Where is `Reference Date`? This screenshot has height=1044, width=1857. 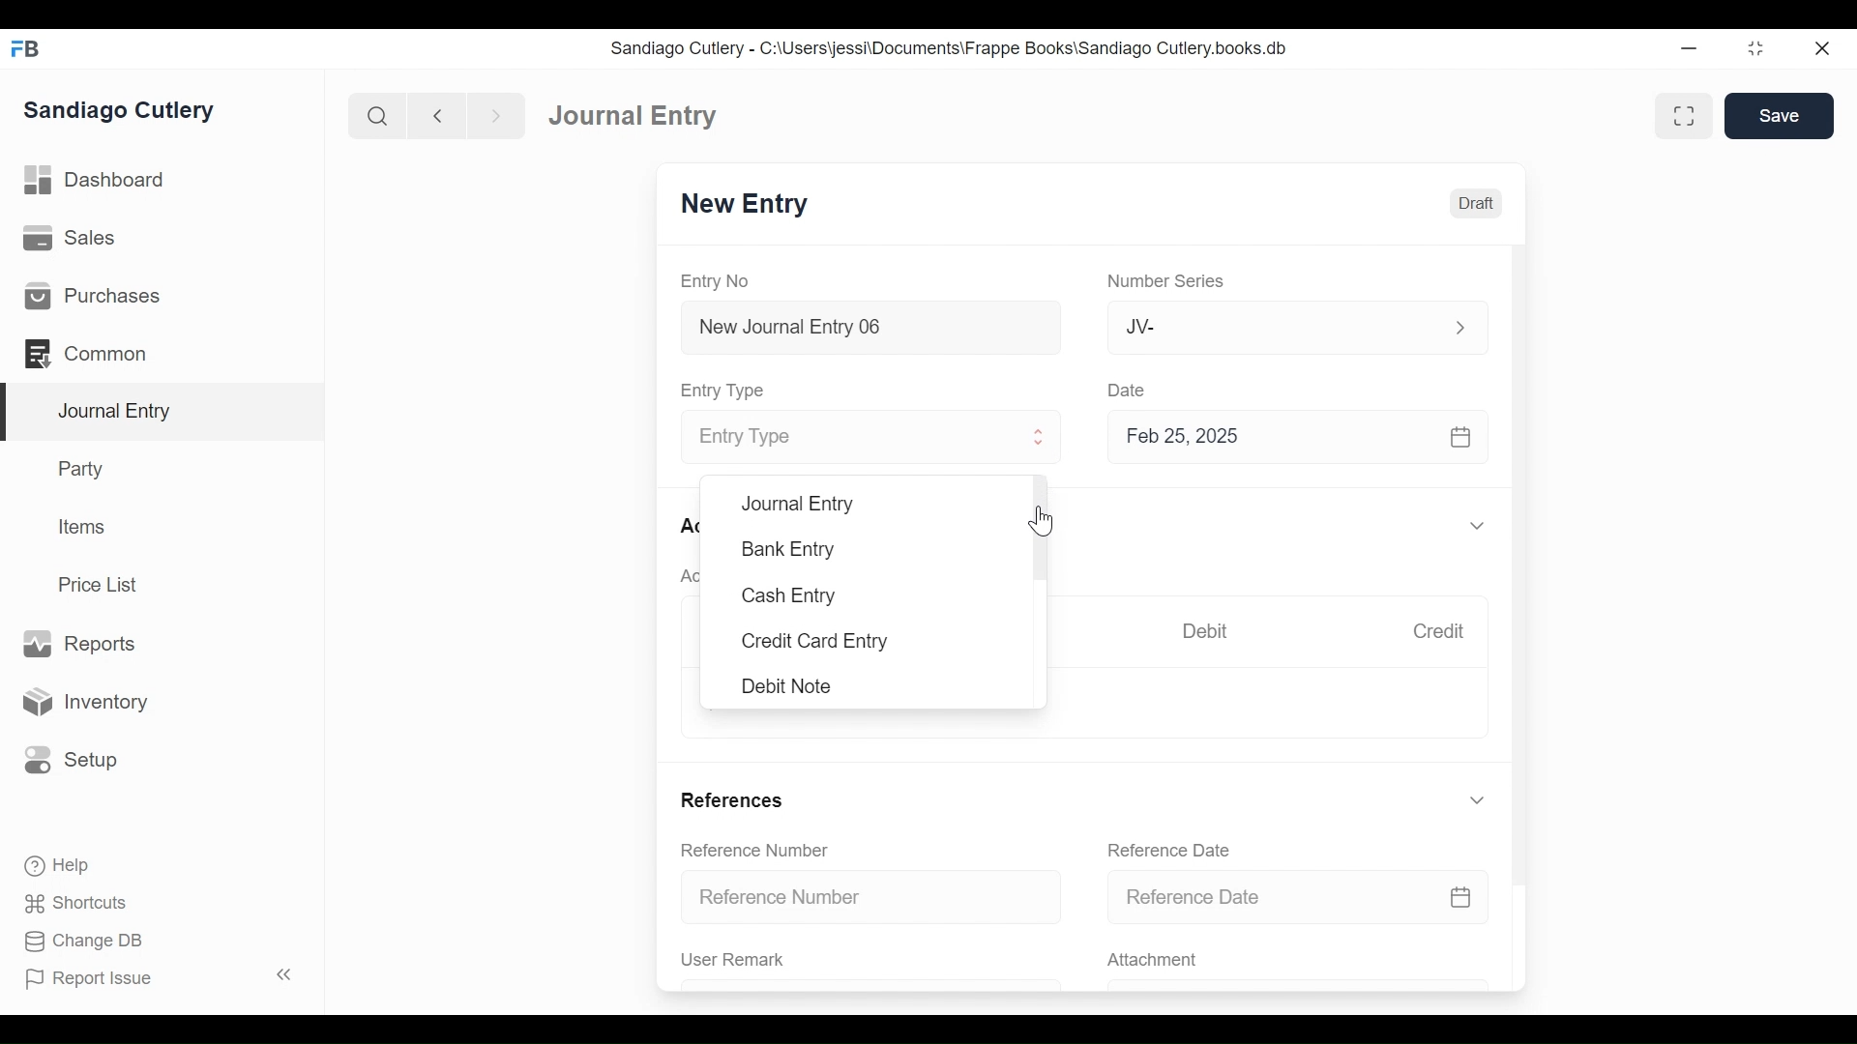
Reference Date is located at coordinates (1297, 895).